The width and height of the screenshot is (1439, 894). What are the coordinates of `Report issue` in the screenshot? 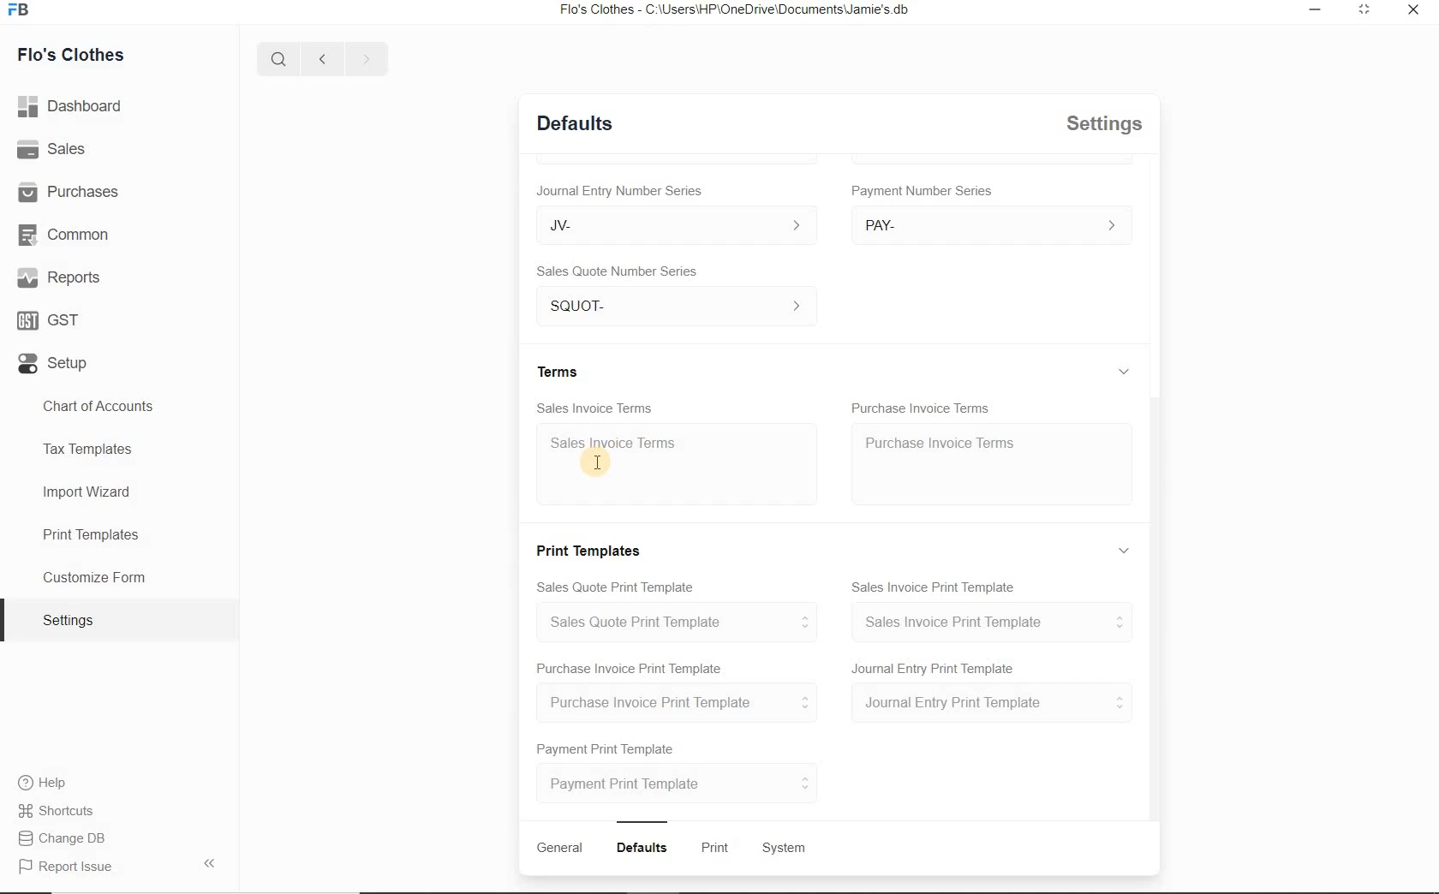 It's located at (67, 867).